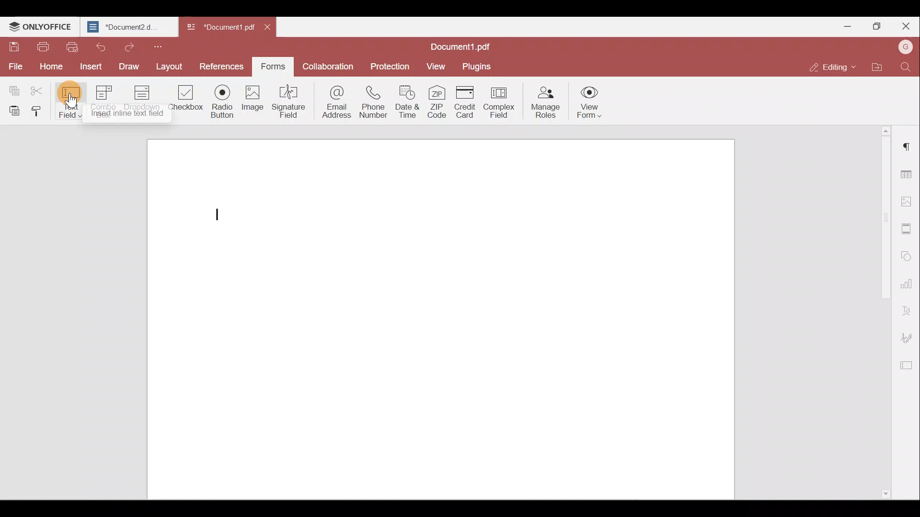  What do you see at coordinates (906, 25) in the screenshot?
I see `Close` at bounding box center [906, 25].